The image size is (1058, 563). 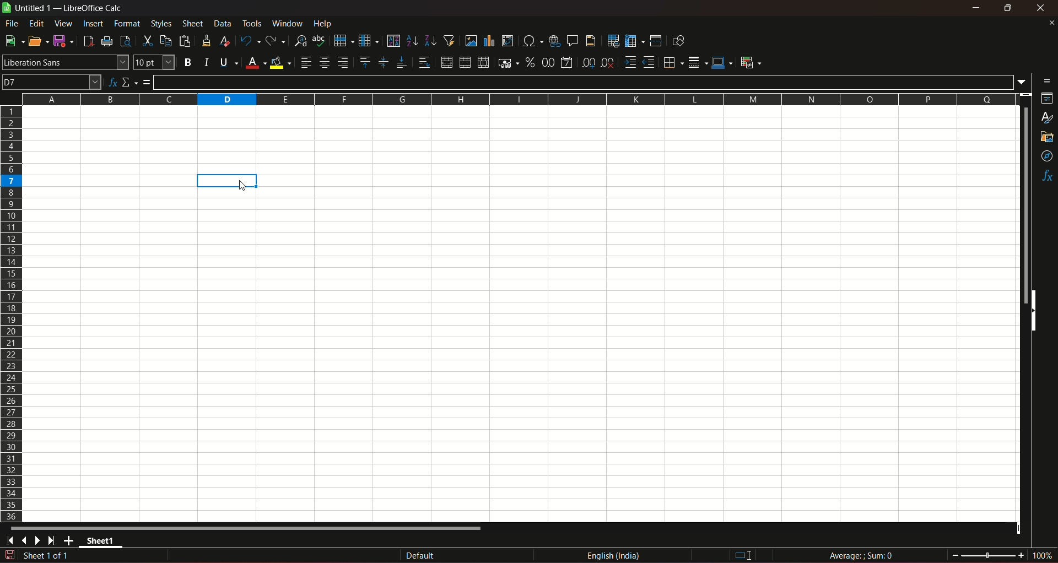 I want to click on close, so click(x=1043, y=8).